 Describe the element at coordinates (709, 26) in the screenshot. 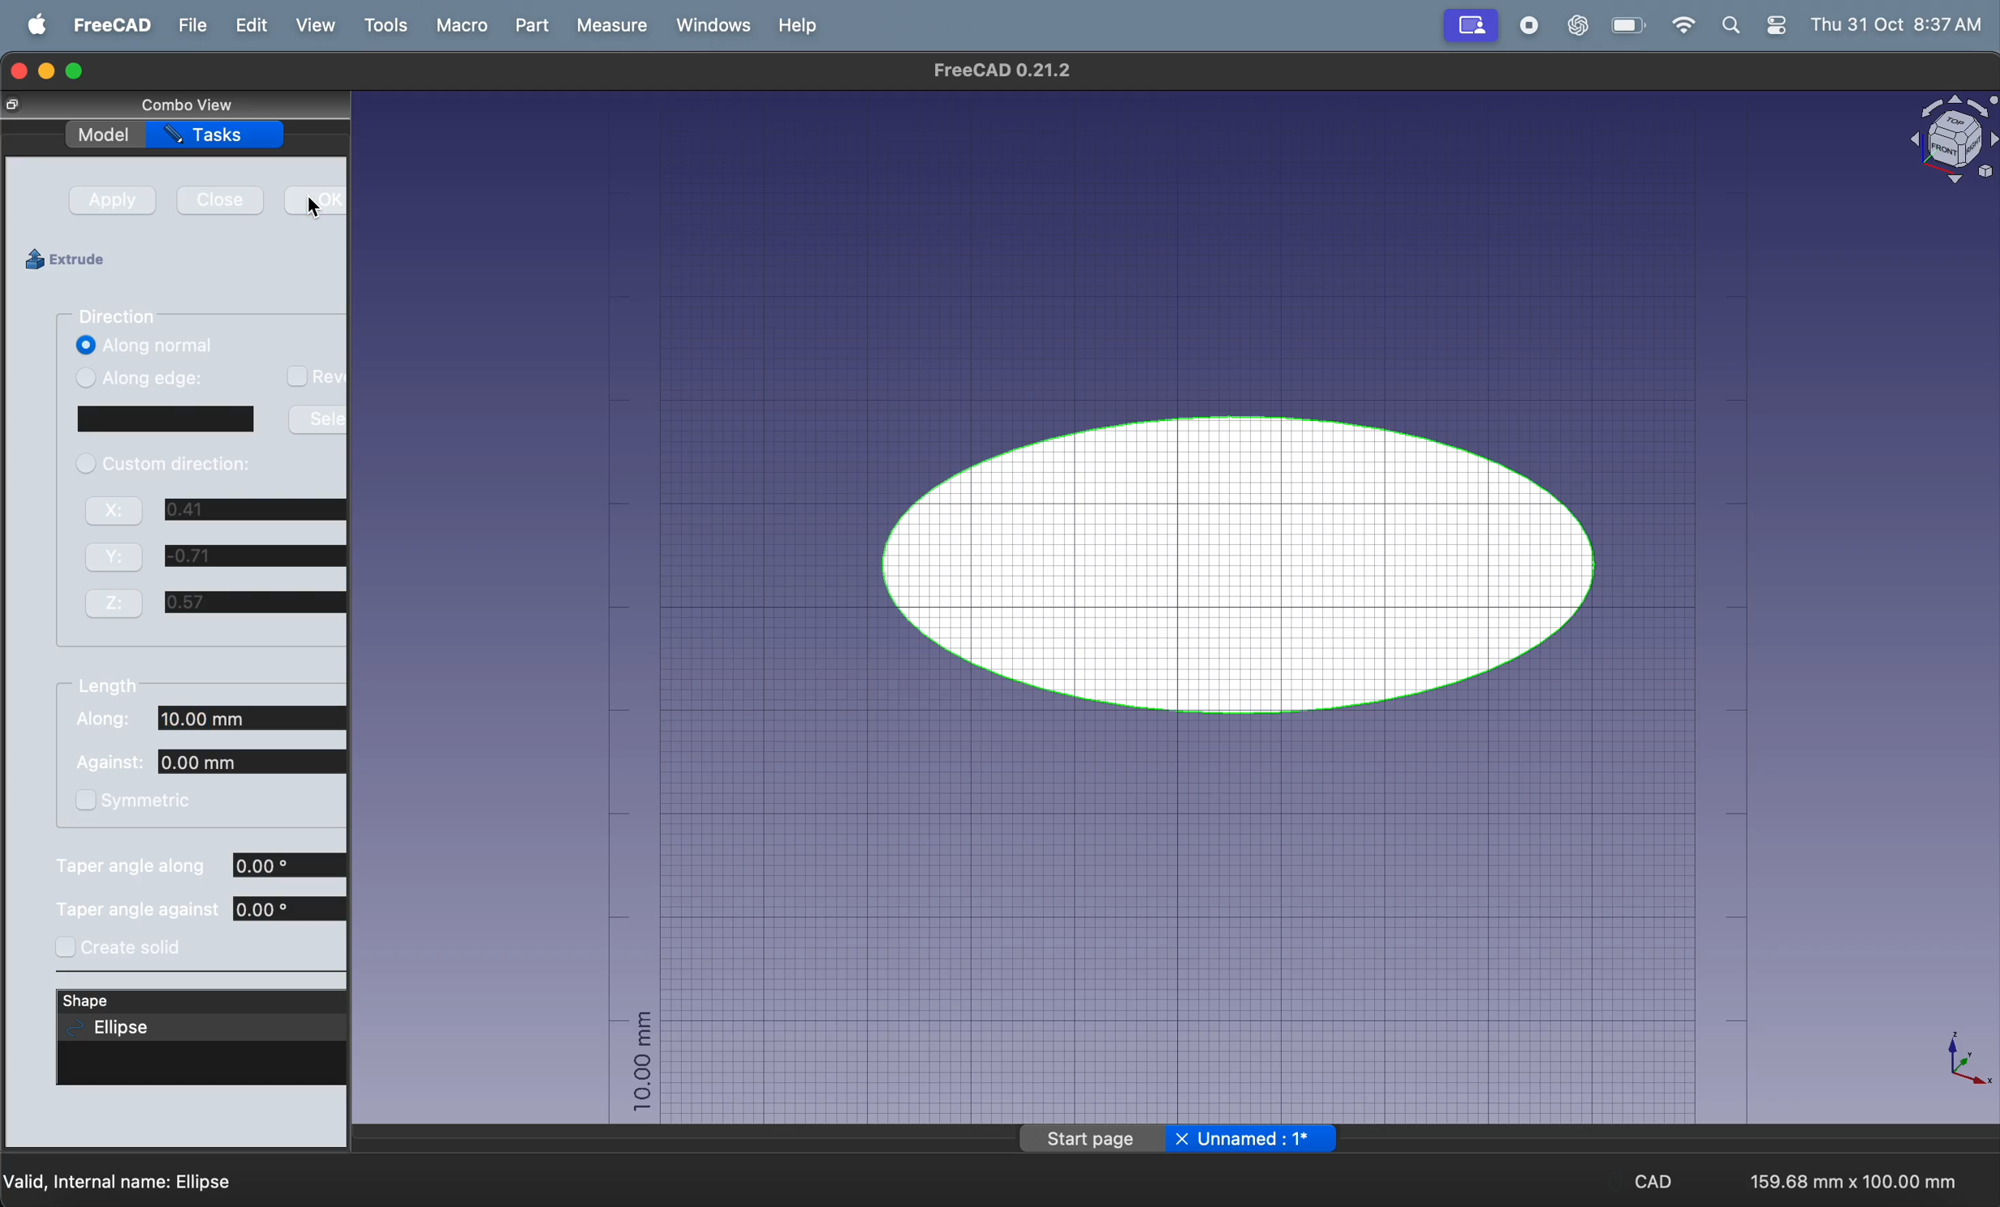

I see `windows` at that location.